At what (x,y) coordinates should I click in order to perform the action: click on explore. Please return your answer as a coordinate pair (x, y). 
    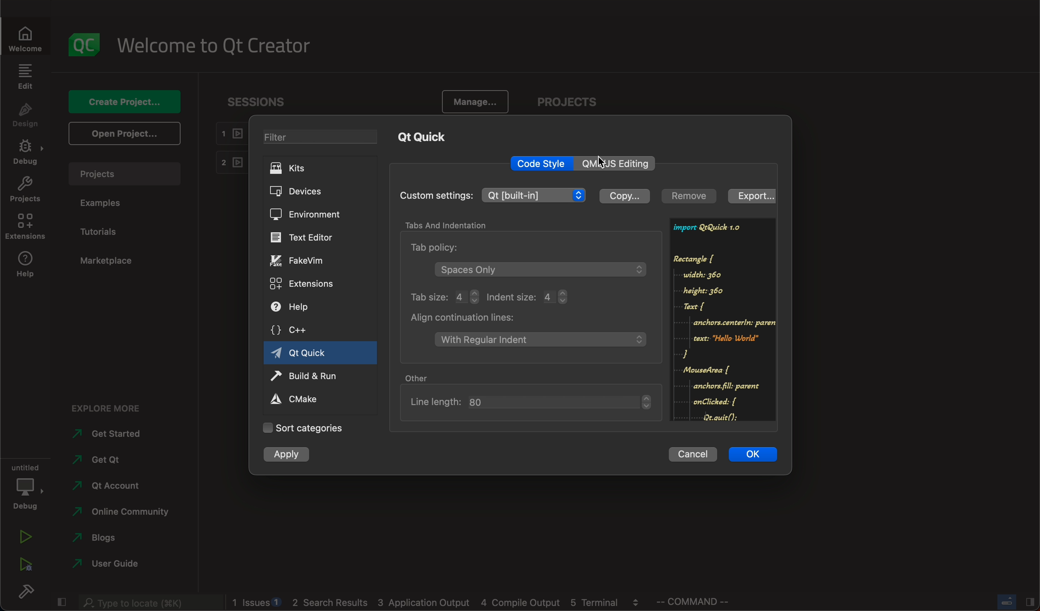
    Looking at the image, I should click on (109, 408).